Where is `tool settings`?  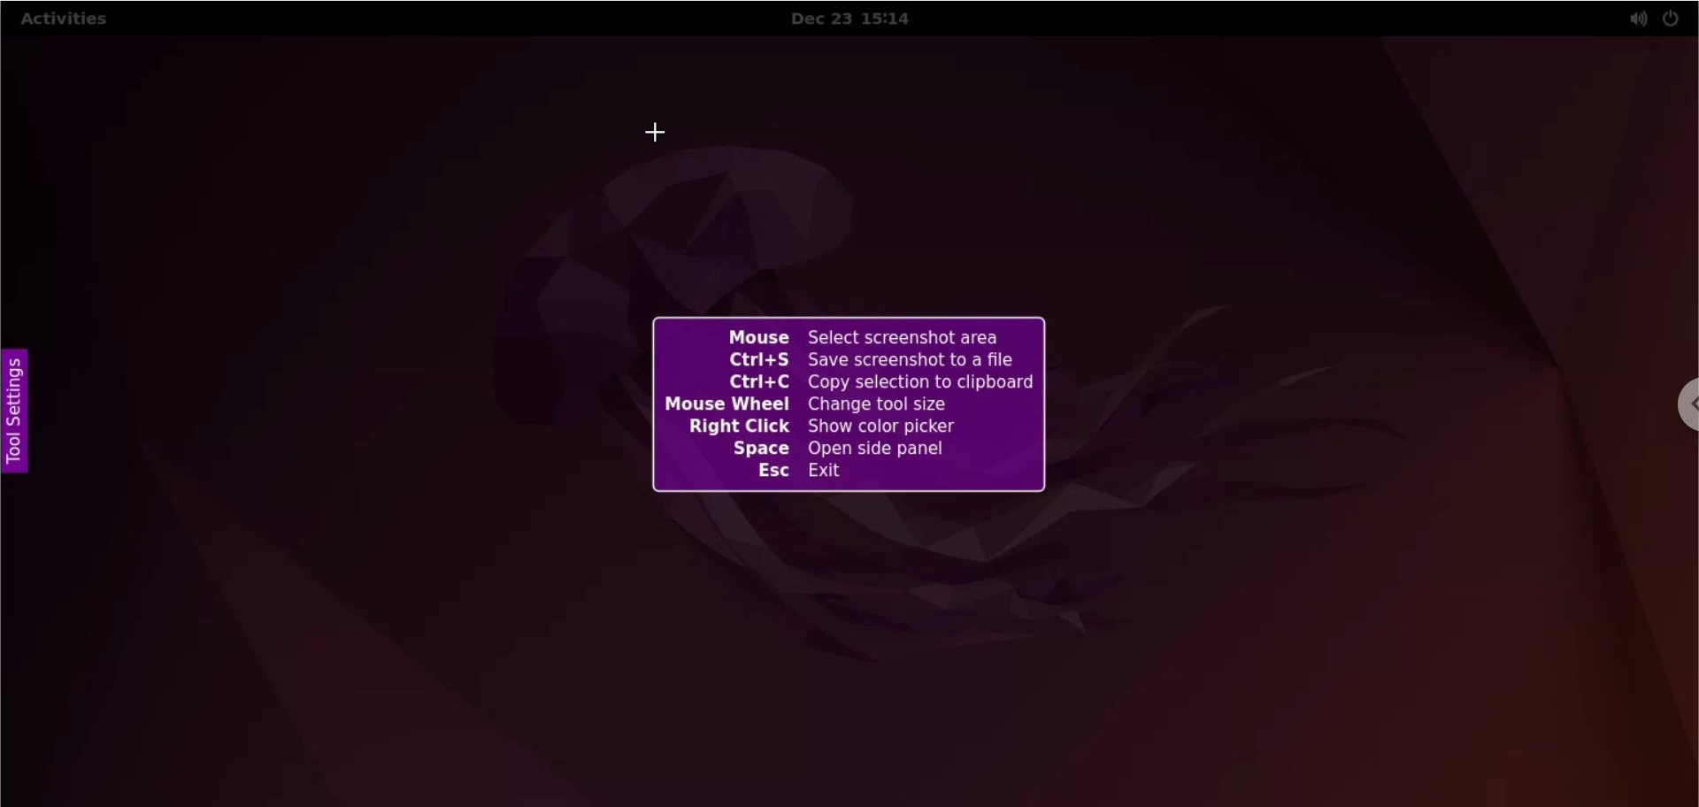
tool settings is located at coordinates (17, 415).